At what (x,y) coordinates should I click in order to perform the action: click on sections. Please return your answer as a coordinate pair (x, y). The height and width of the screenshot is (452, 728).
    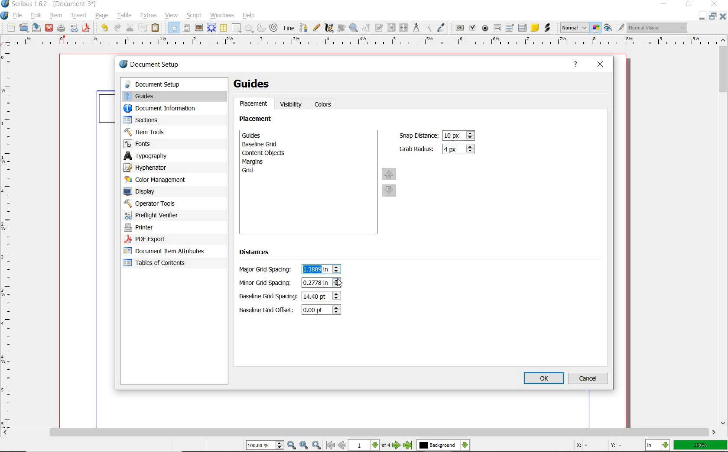
    Looking at the image, I should click on (168, 121).